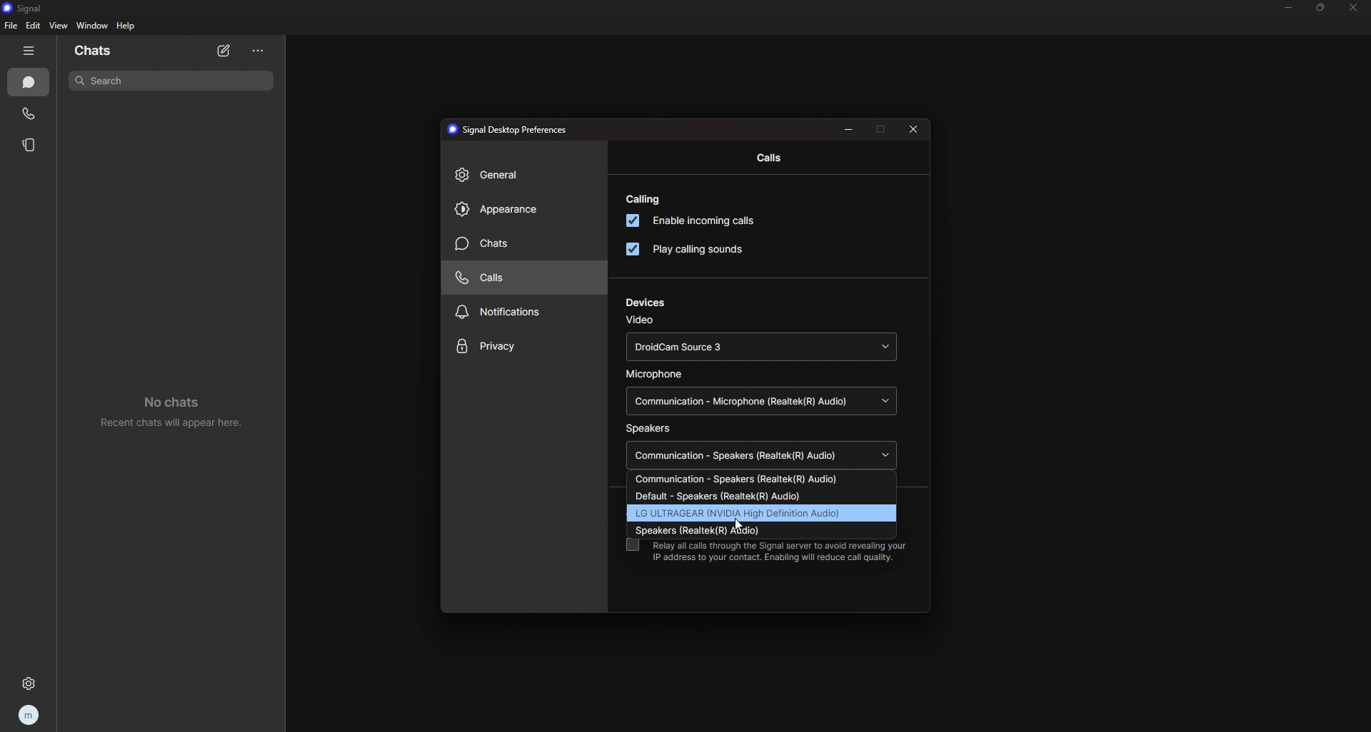 Image resolution: width=1371 pixels, height=732 pixels. What do you see at coordinates (1290, 7) in the screenshot?
I see `minimize` at bounding box center [1290, 7].